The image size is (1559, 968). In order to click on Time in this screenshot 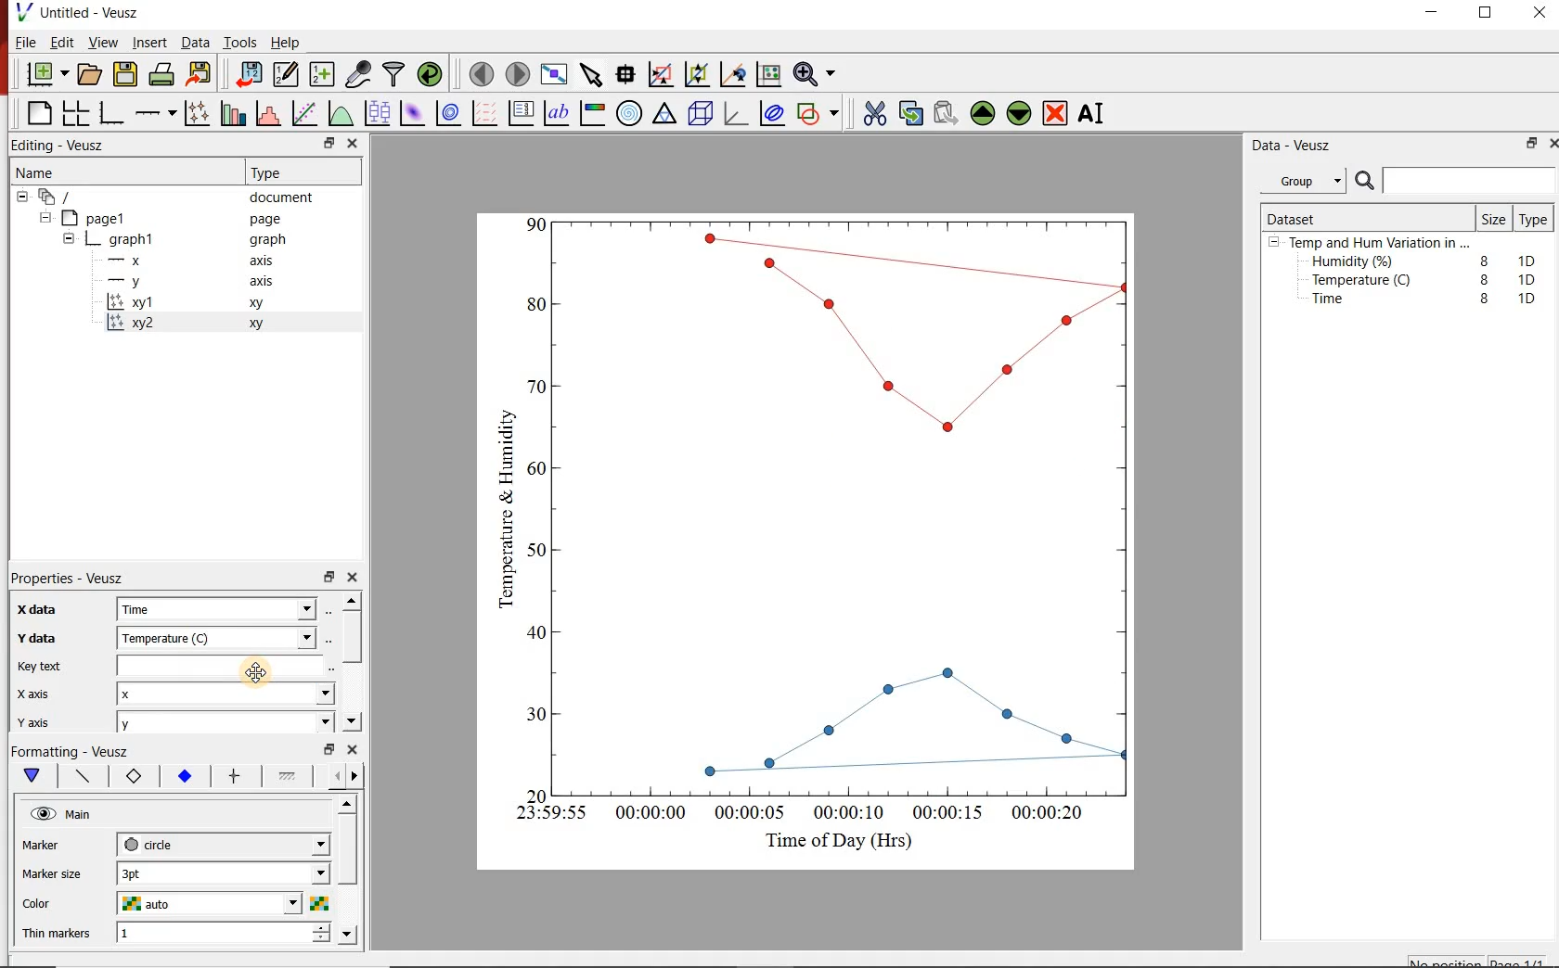, I will do `click(163, 610)`.